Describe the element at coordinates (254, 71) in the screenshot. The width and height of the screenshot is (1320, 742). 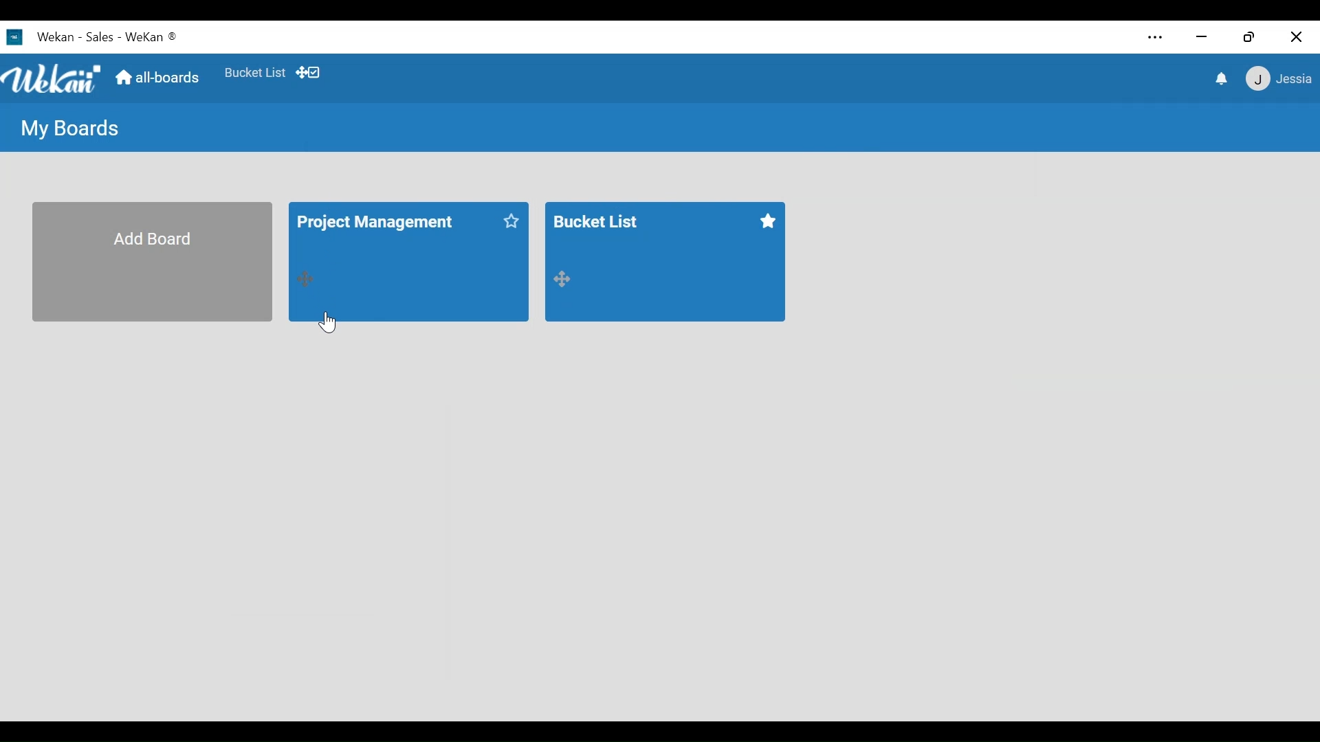
I see `Bucket List` at that location.